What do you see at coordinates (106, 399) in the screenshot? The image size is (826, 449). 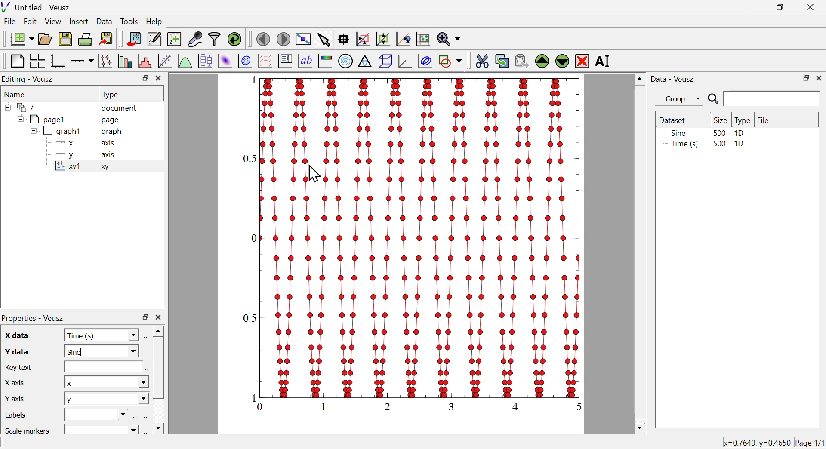 I see `y` at bounding box center [106, 399].